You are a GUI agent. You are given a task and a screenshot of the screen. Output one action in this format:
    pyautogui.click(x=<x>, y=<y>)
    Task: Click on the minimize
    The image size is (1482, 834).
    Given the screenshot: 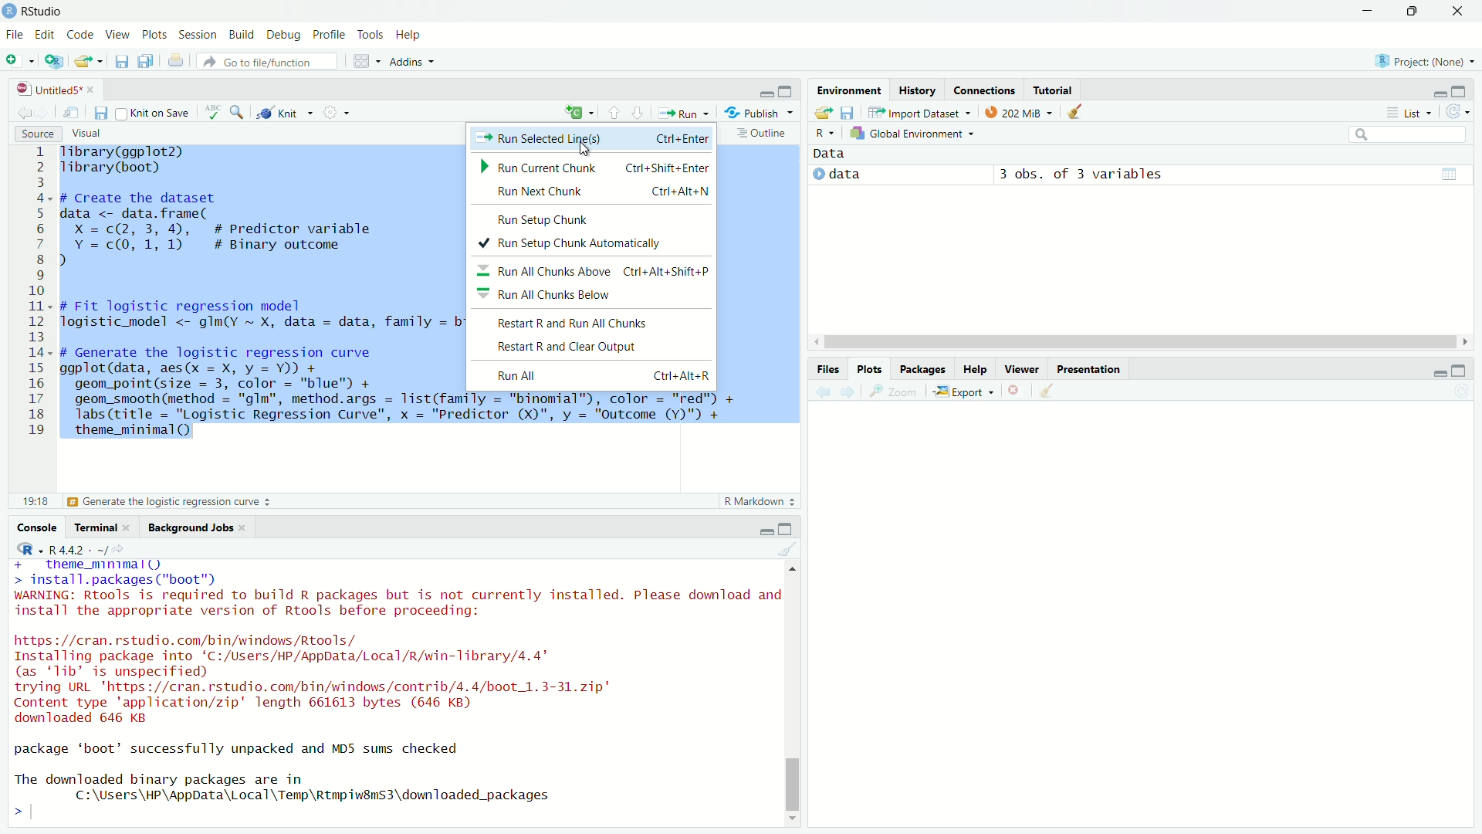 What is the action you would take?
    pyautogui.click(x=1440, y=94)
    